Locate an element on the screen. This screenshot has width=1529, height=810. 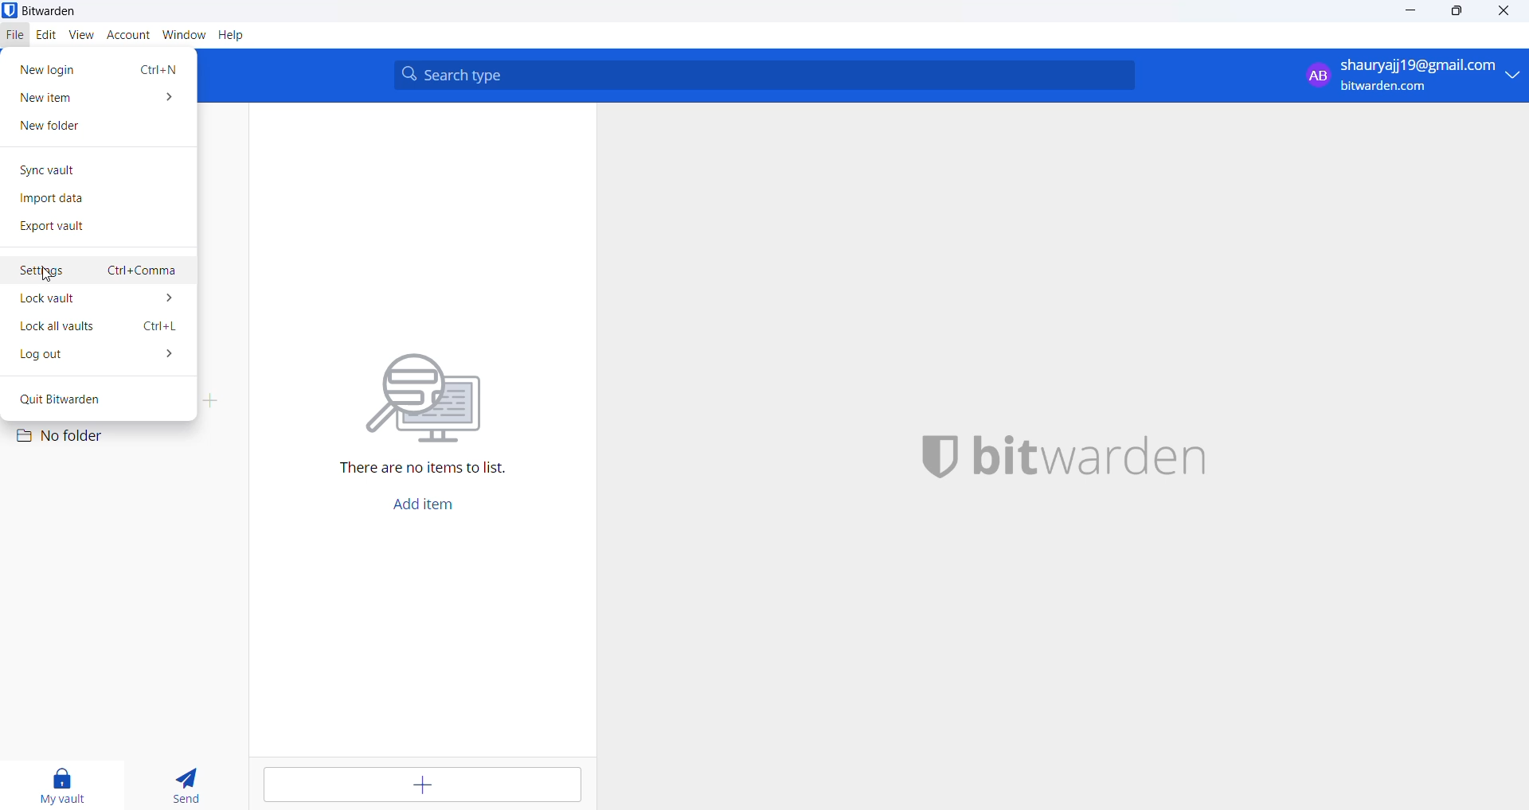
bitwarden logo is located at coordinates (46, 11).